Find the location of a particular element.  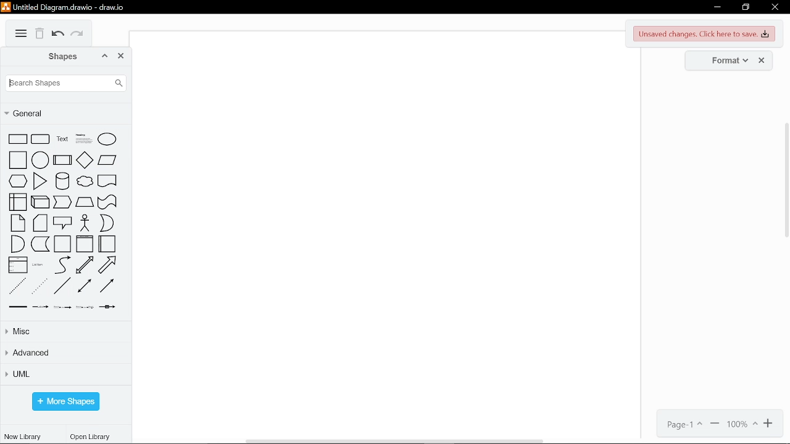

heading is located at coordinates (82, 140).